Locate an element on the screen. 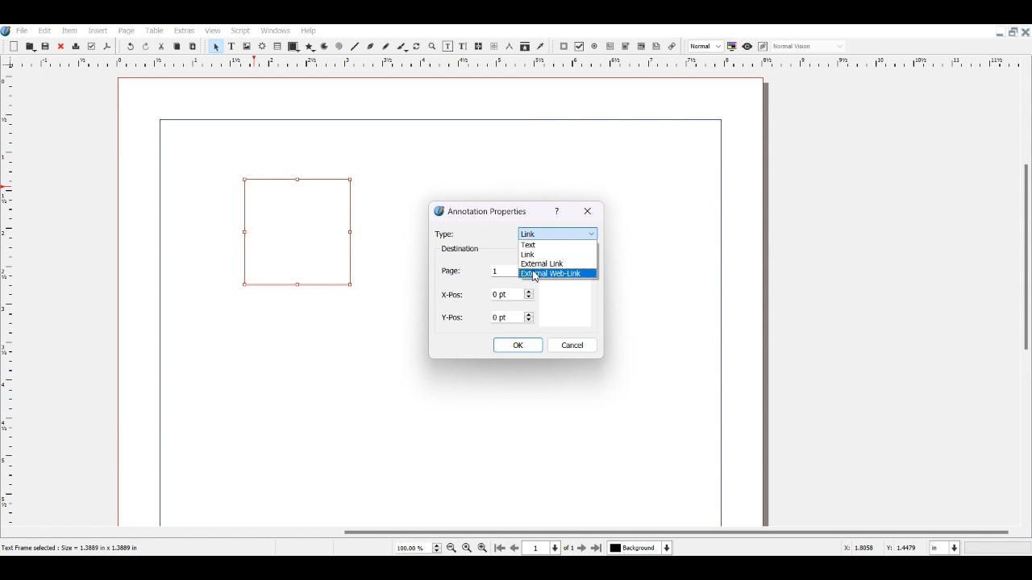 The height and width of the screenshot is (580, 1032). Text Frame is located at coordinates (231, 46).